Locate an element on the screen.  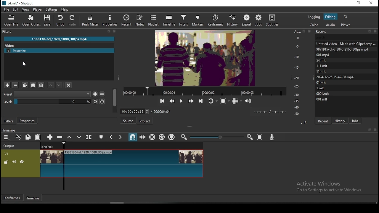
toggle grid display on the player is located at coordinates (236, 100).